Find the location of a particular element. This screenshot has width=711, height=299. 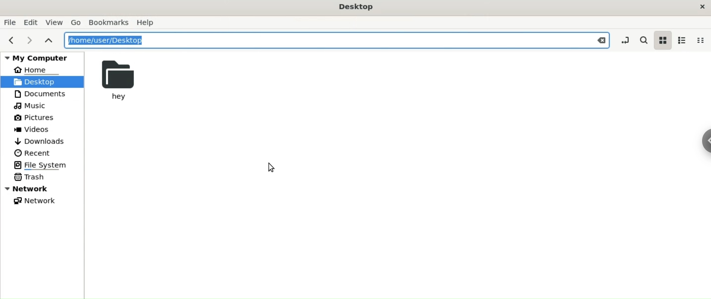

File System is located at coordinates (40, 164).